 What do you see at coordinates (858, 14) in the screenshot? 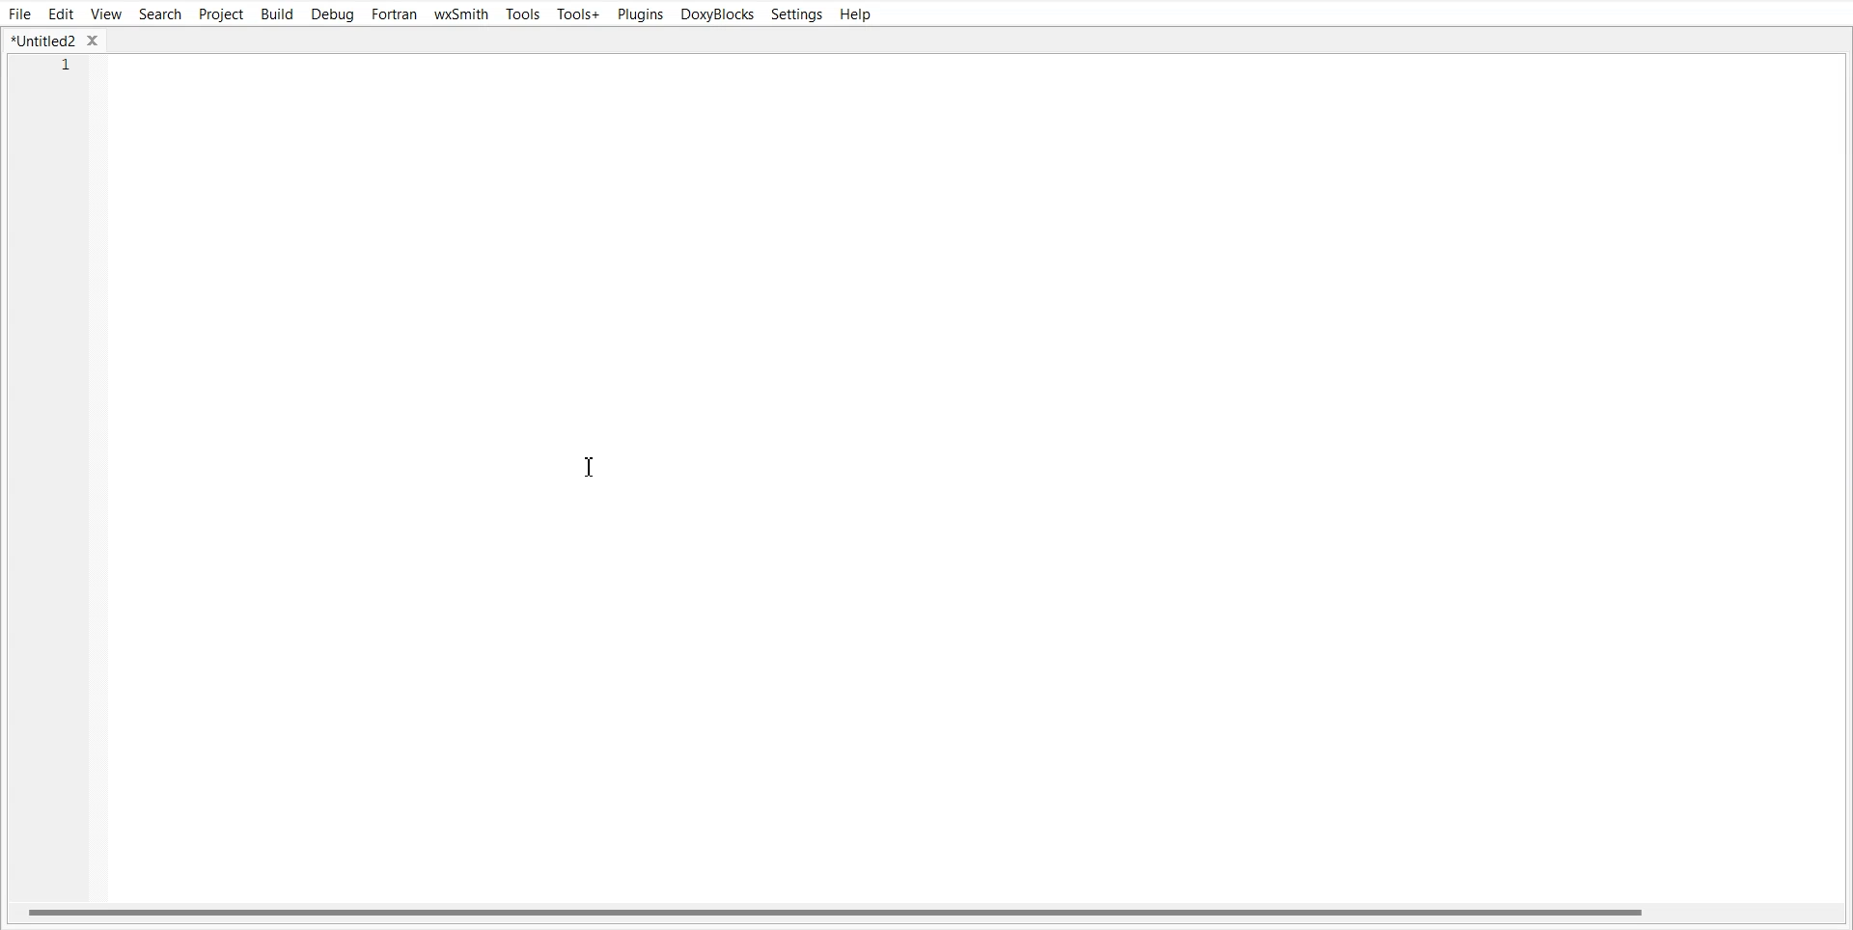
I see `Help` at bounding box center [858, 14].